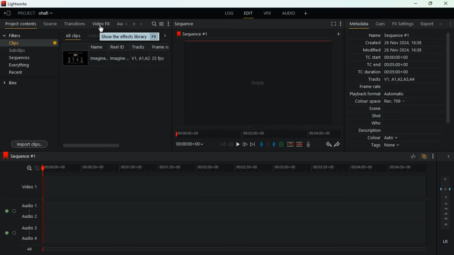  Describe the element at coordinates (367, 109) in the screenshot. I see `scene` at that location.